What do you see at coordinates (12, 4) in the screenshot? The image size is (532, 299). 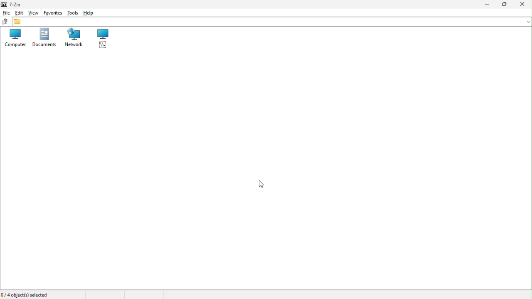 I see `7 zip` at bounding box center [12, 4].